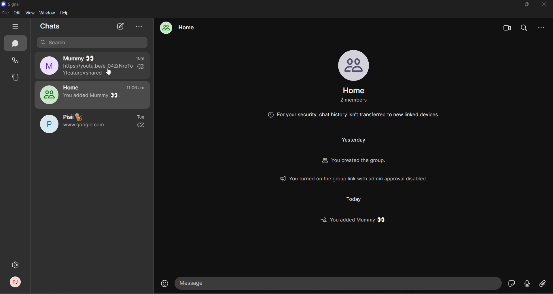 The image size is (553, 294). I want to click on file, so click(6, 13).